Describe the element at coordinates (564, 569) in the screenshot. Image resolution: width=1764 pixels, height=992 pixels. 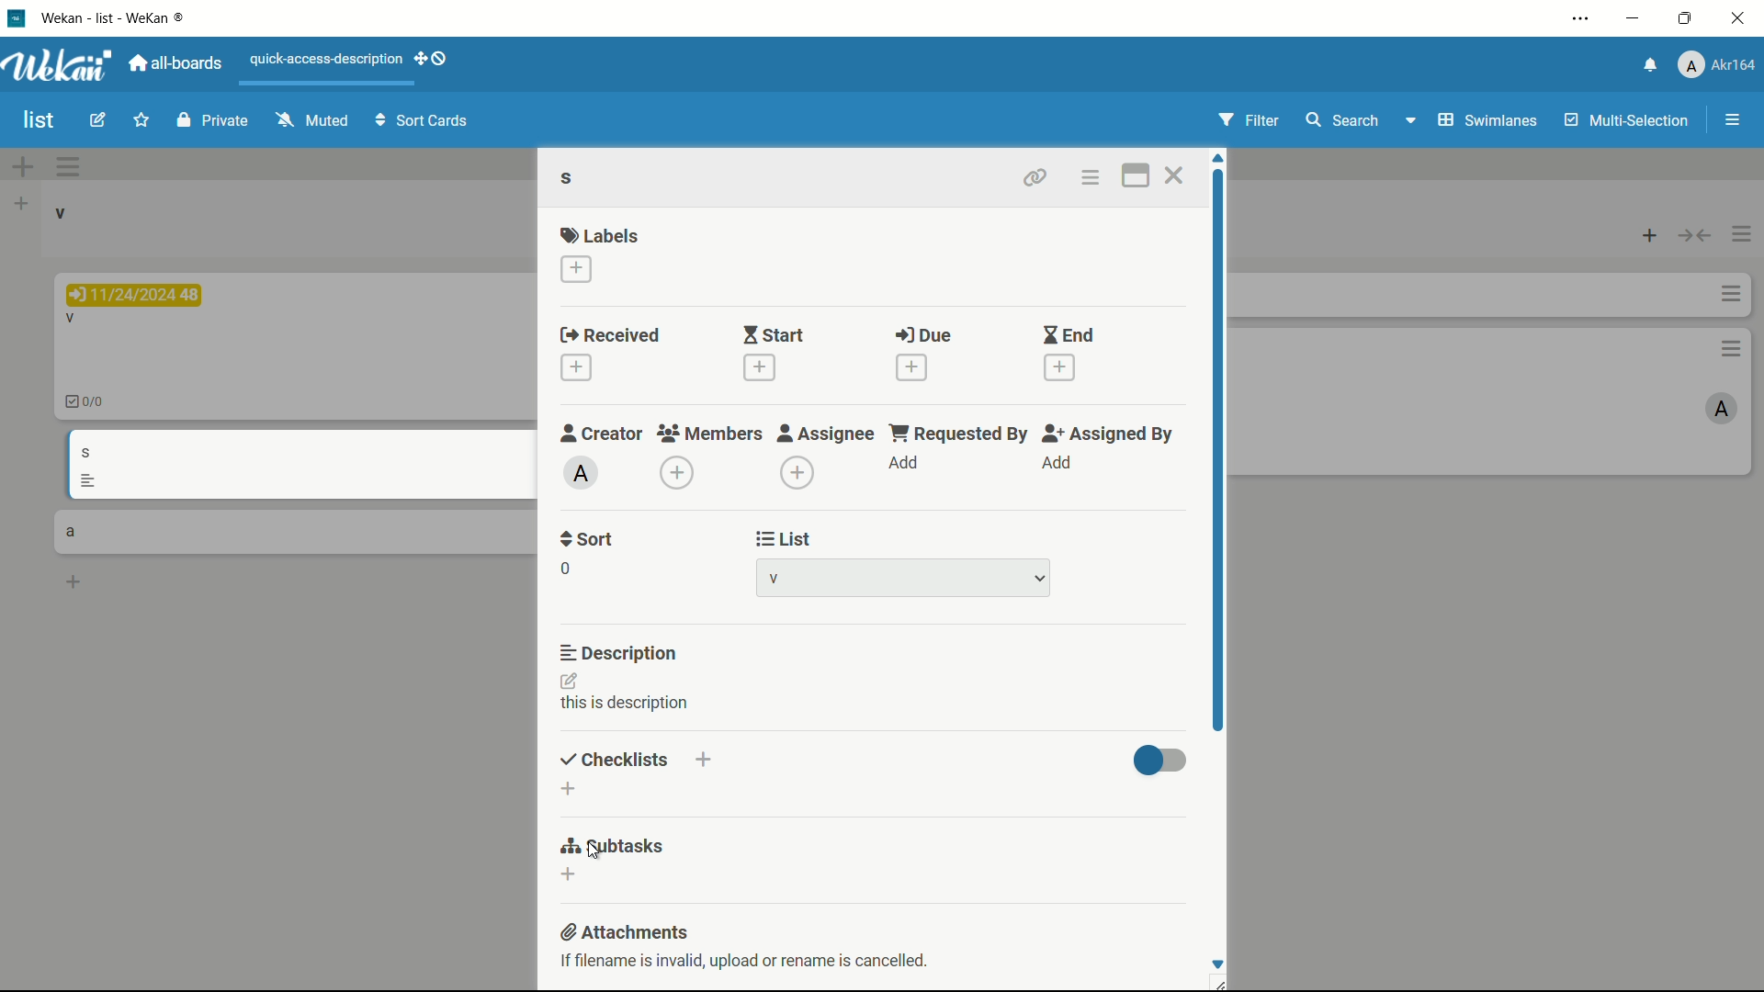
I see `sort number` at that location.